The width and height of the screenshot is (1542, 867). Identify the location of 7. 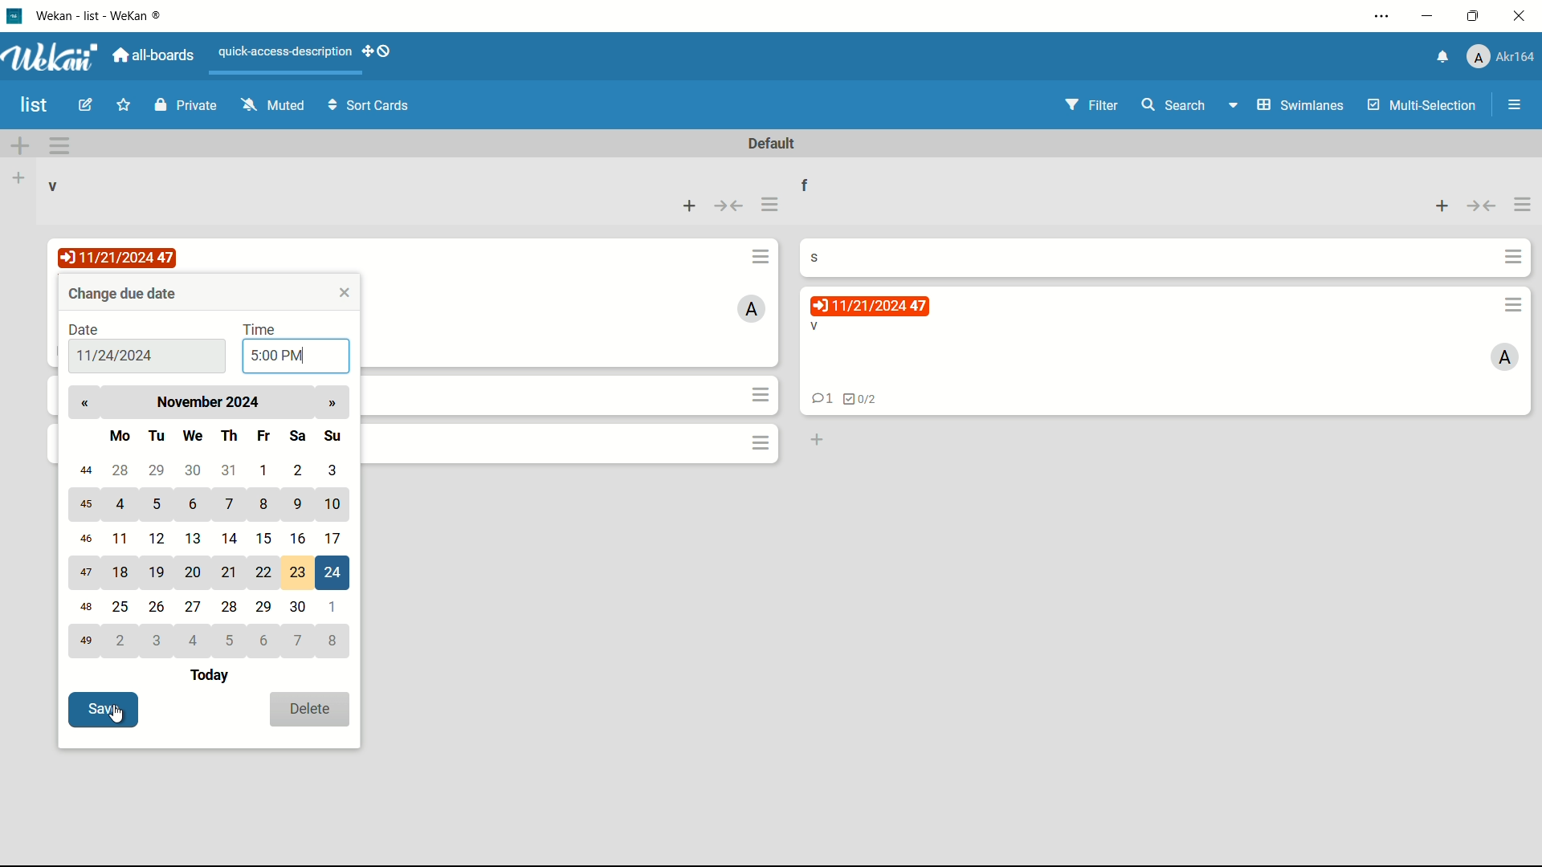
(300, 641).